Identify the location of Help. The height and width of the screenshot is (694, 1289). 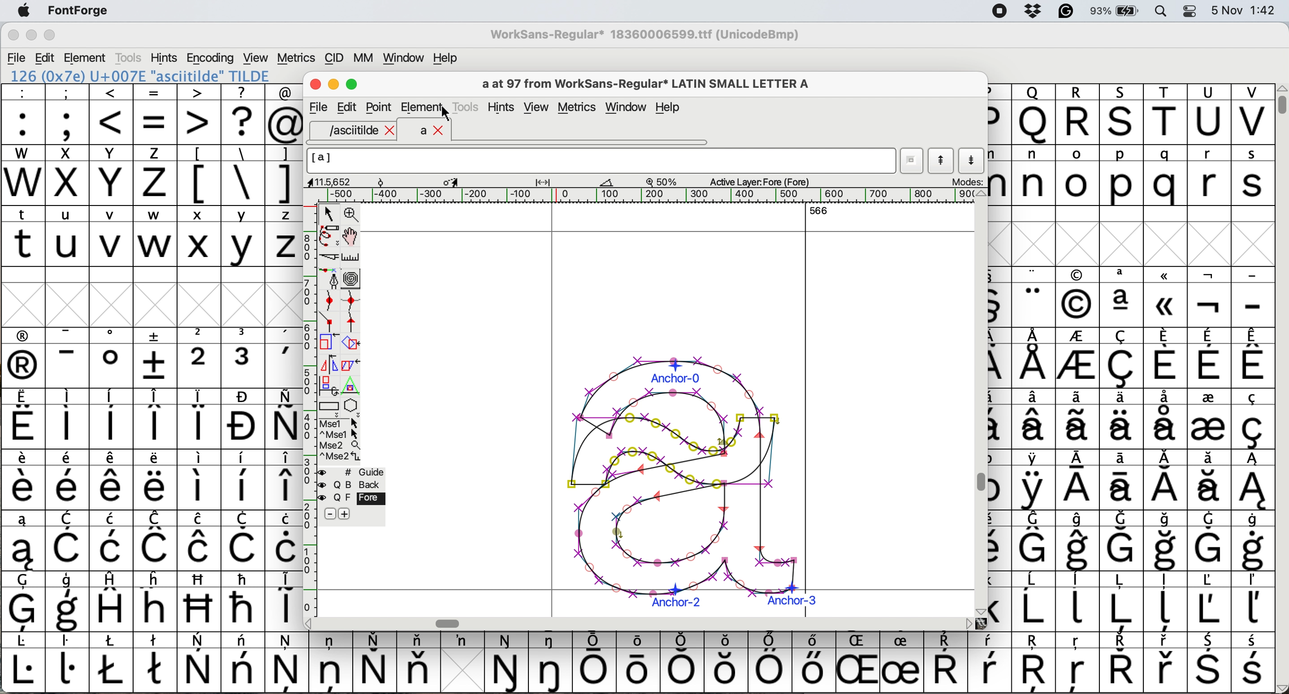
(668, 108).